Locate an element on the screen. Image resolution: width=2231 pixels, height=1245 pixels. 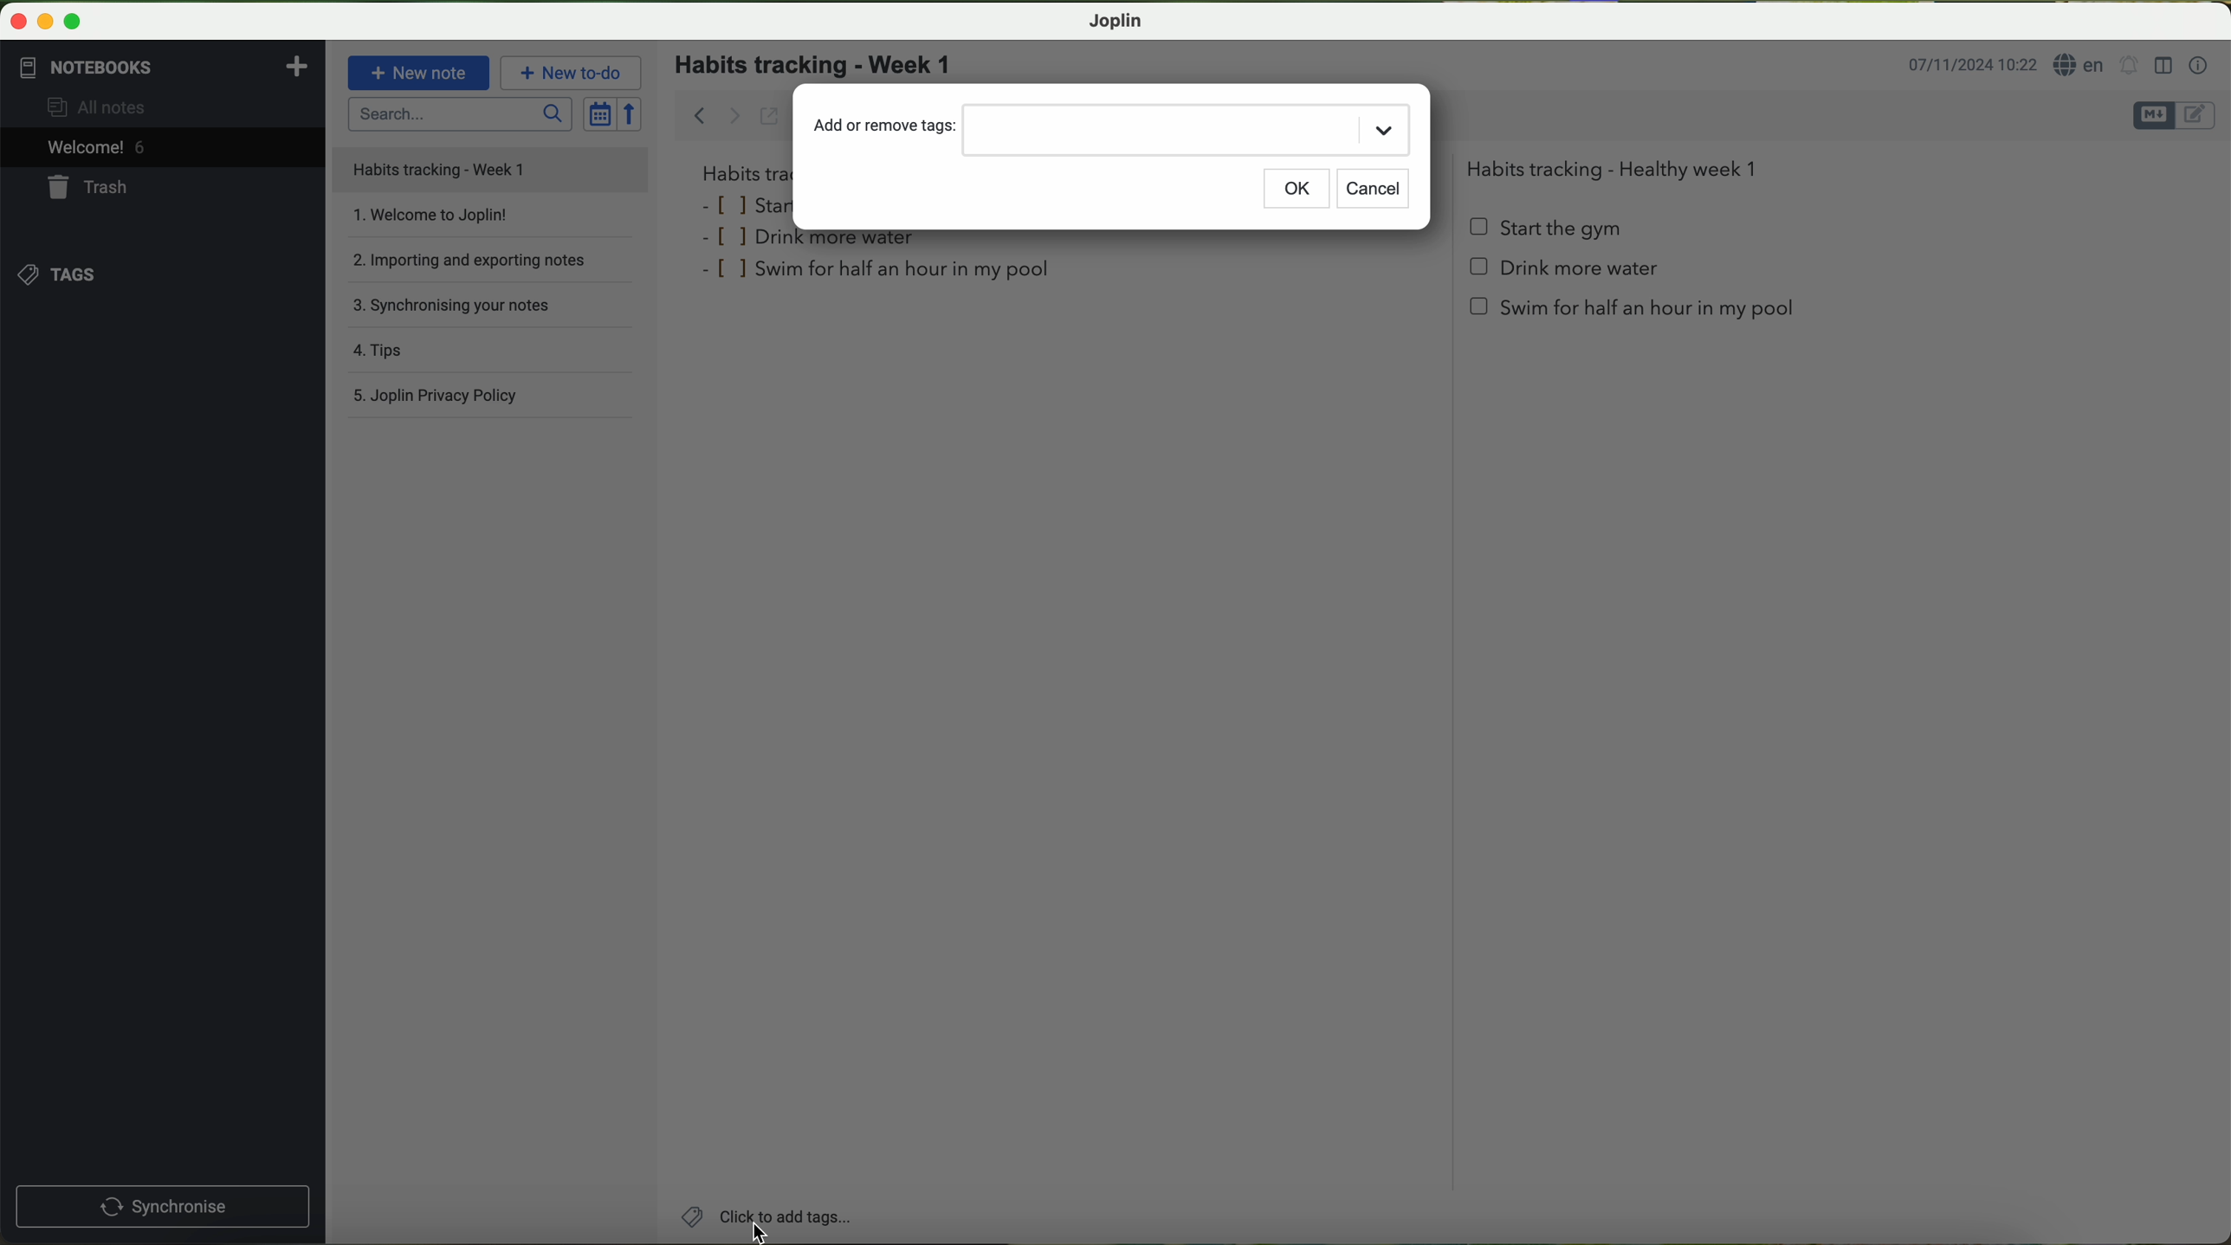
importing and exporting notes is located at coordinates (488, 266).